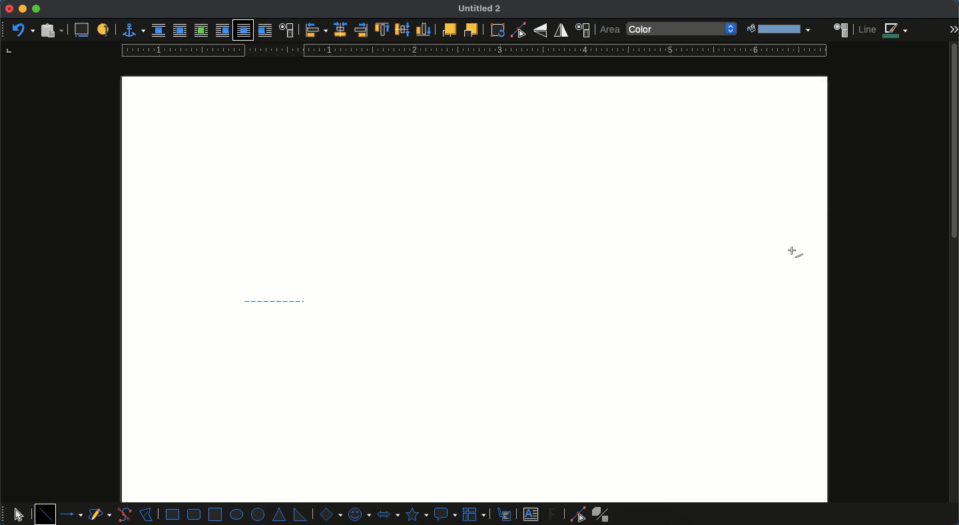  What do you see at coordinates (100, 515) in the screenshot?
I see `curves and polygons` at bounding box center [100, 515].